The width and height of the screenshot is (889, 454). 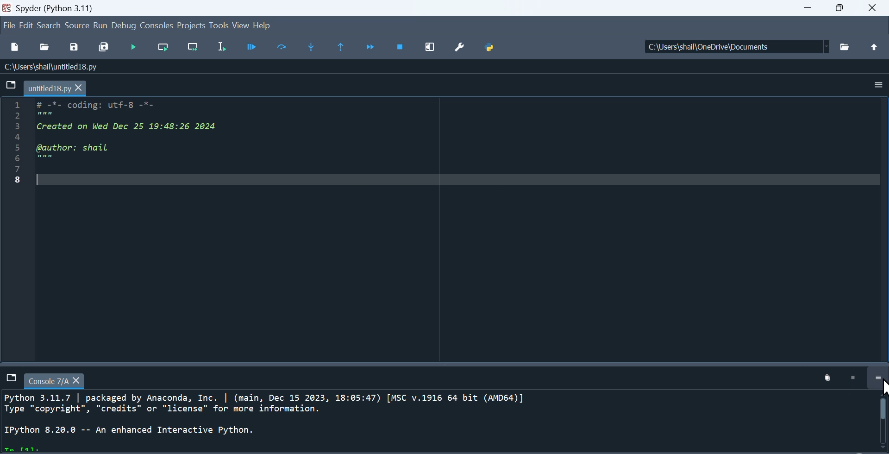 What do you see at coordinates (218, 25) in the screenshot?
I see `tools` at bounding box center [218, 25].